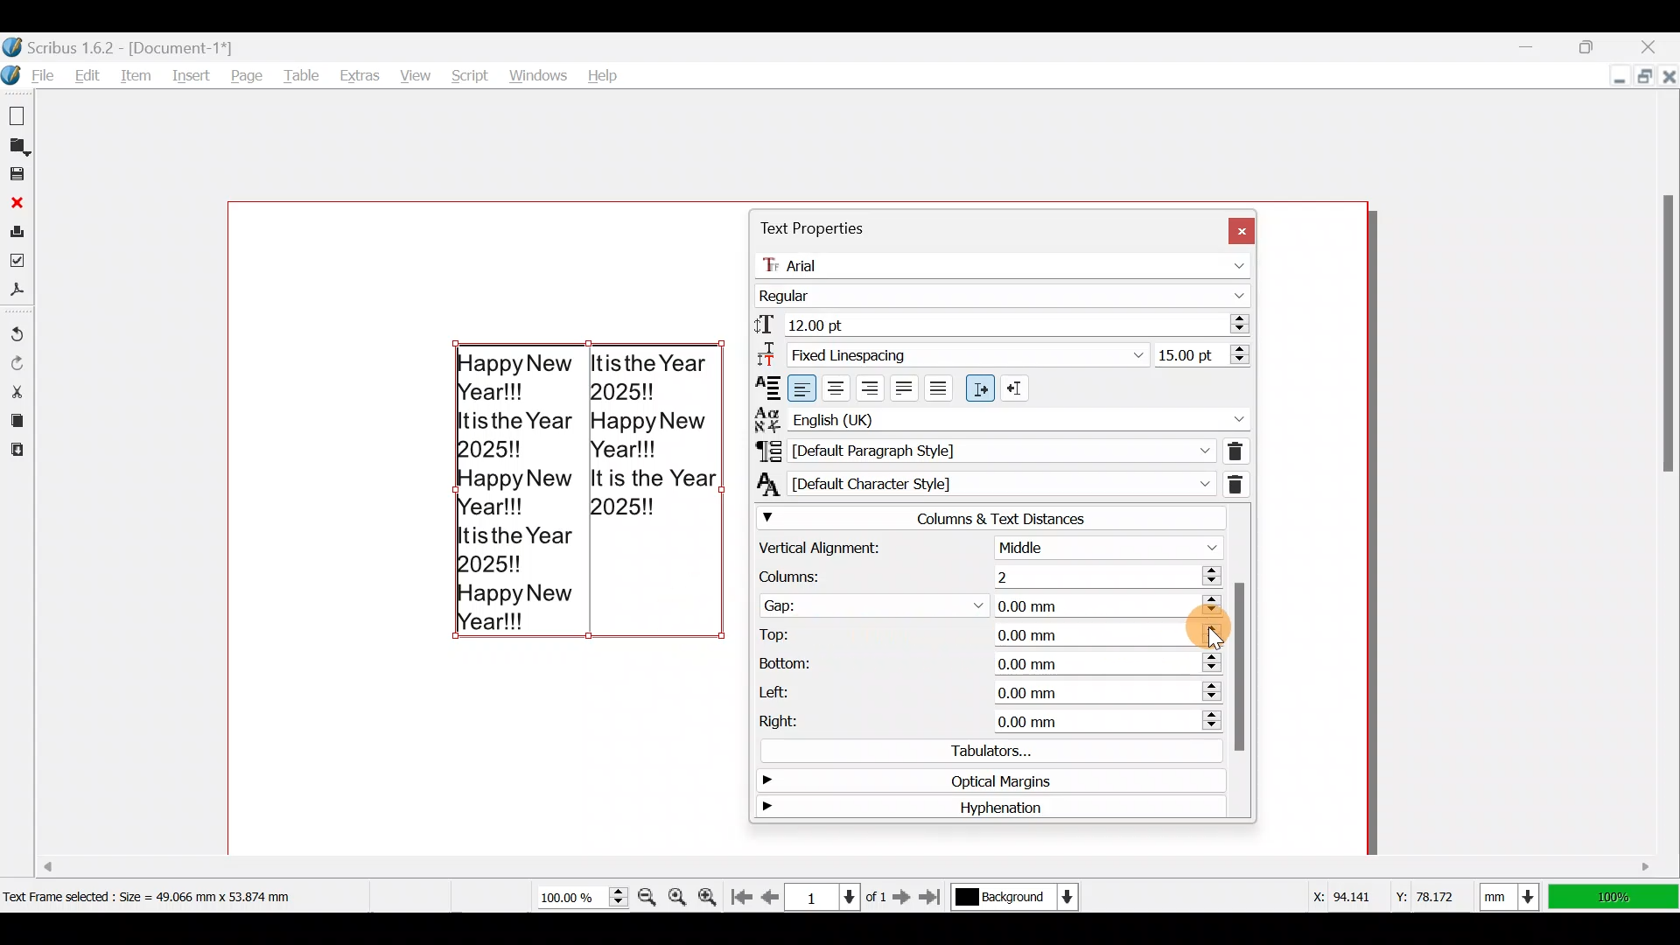 The height and width of the screenshot is (945, 1680). Describe the element at coordinates (1183, 631) in the screenshot. I see `Cursor on top (increase button)` at that location.